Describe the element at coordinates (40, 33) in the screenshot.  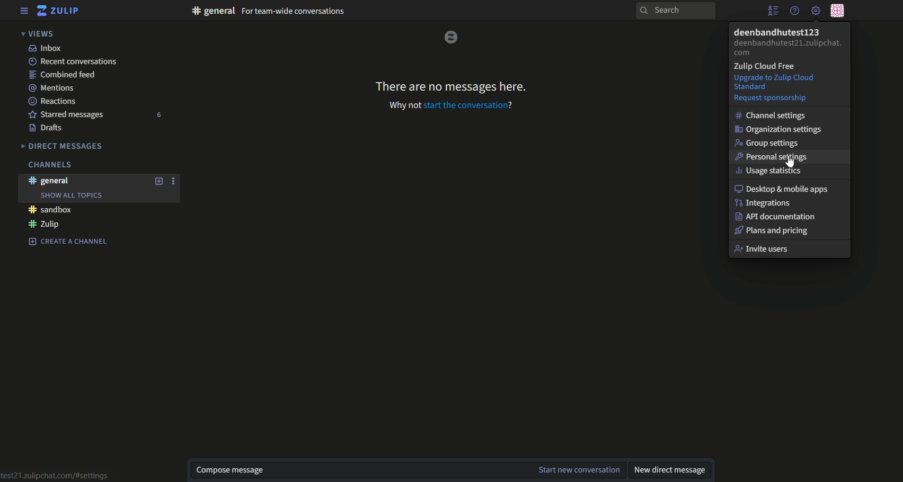
I see `views` at that location.